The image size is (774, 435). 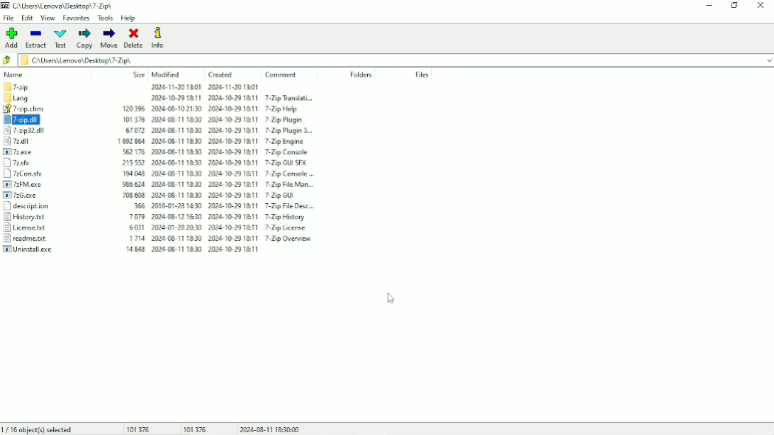 I want to click on Move, so click(x=110, y=38).